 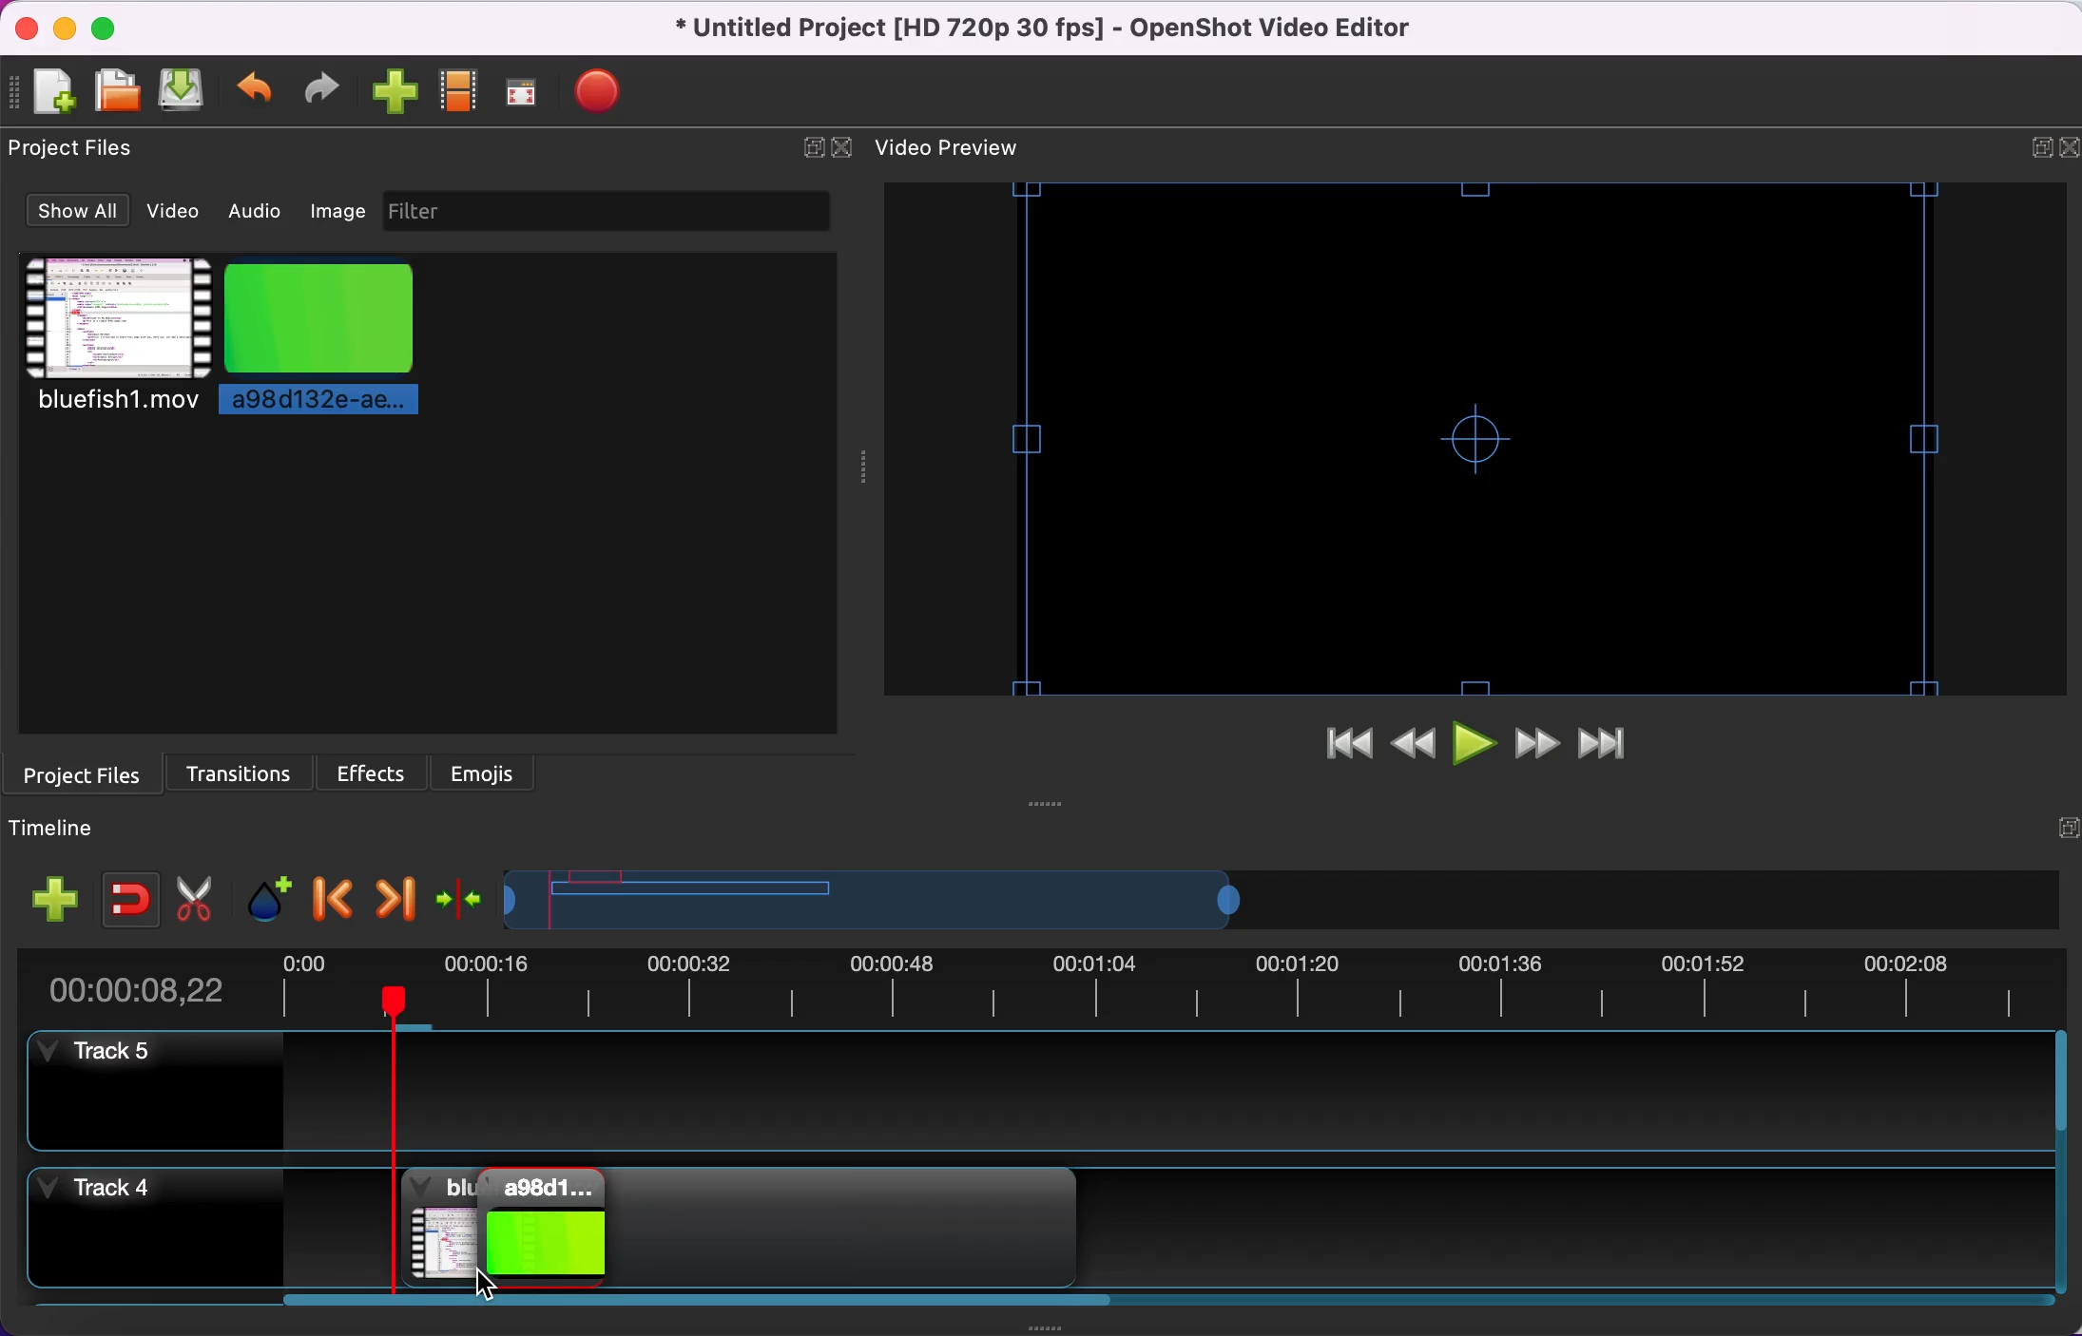 I want to click on next marker, so click(x=401, y=897).